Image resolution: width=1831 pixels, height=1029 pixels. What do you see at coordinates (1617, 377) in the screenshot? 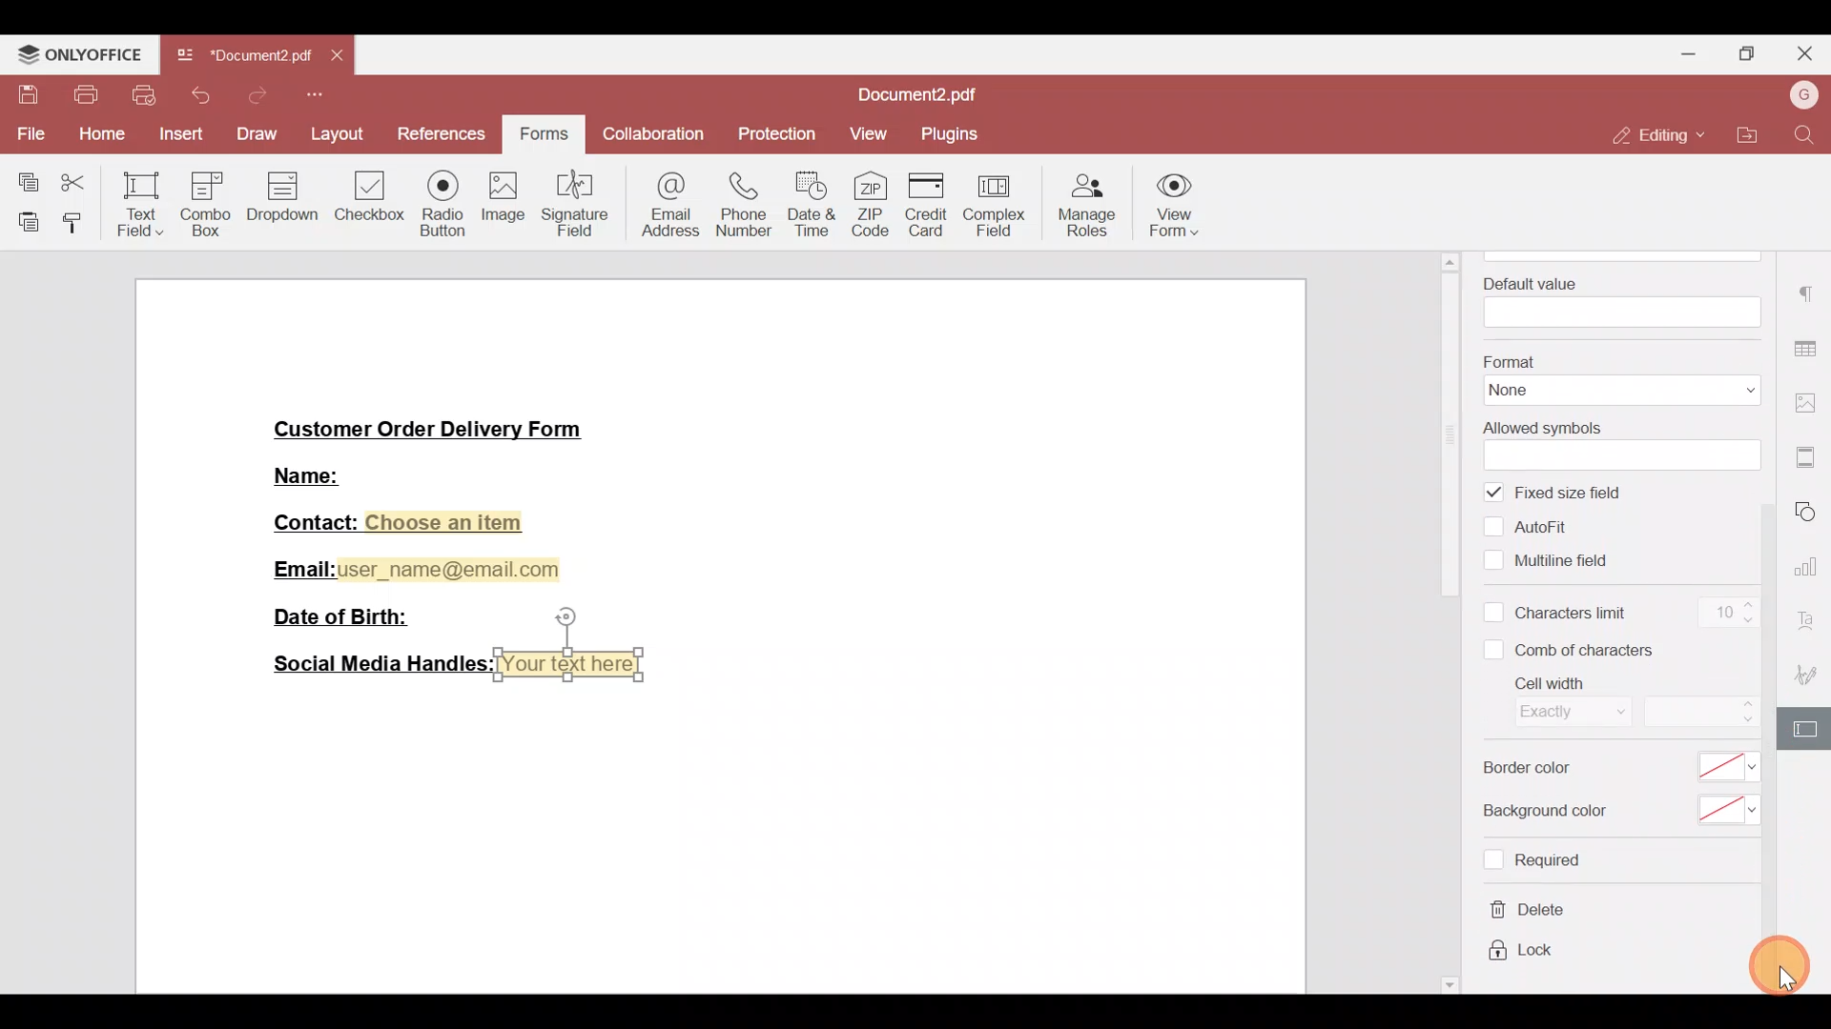
I see `Format` at bounding box center [1617, 377].